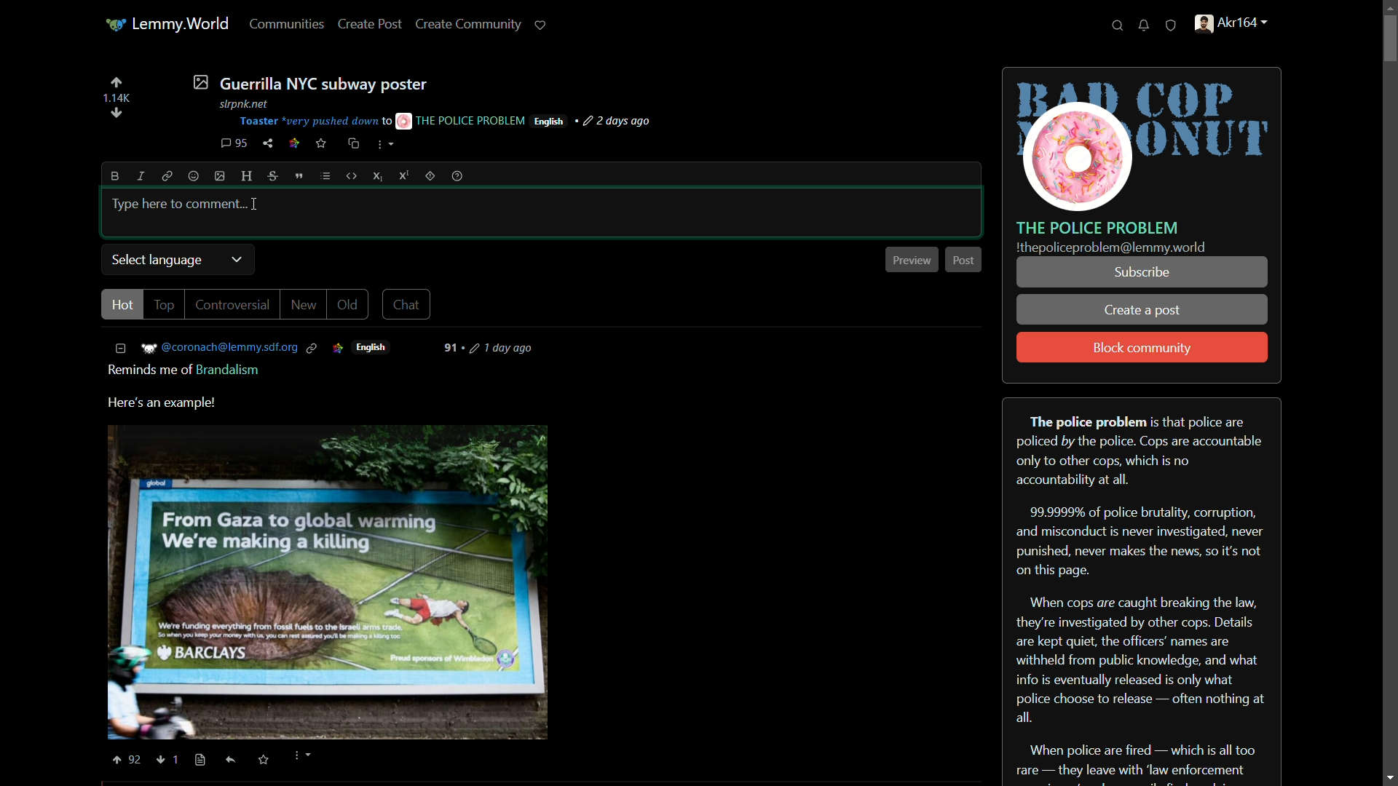 The width and height of the screenshot is (1398, 786). What do you see at coordinates (165, 175) in the screenshot?
I see `link` at bounding box center [165, 175].